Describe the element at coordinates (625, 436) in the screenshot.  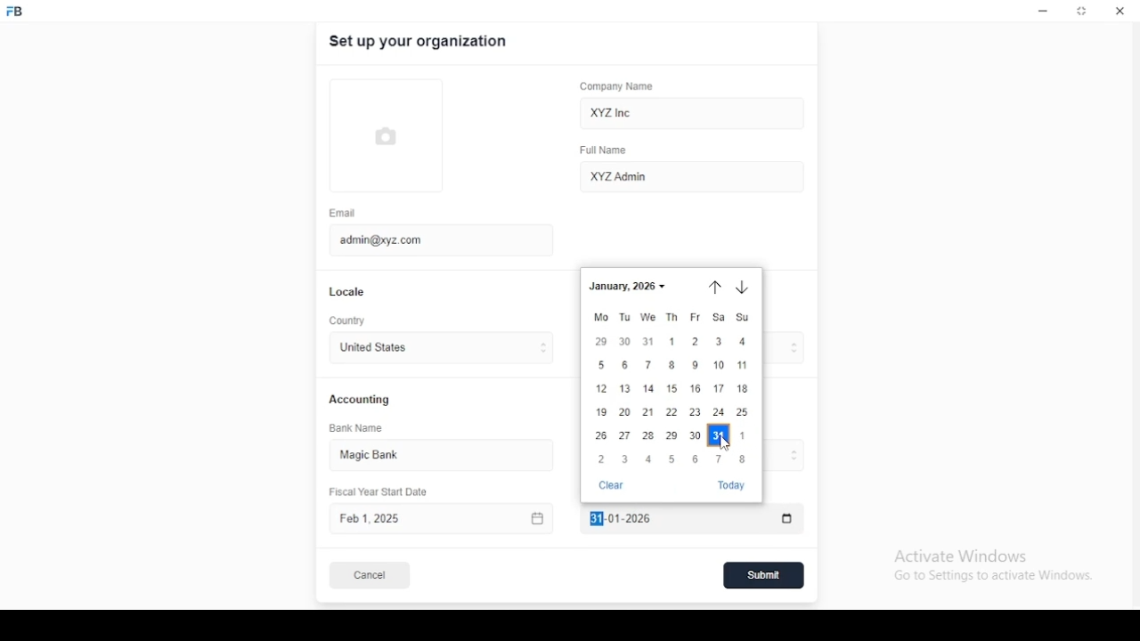
I see `27` at that location.